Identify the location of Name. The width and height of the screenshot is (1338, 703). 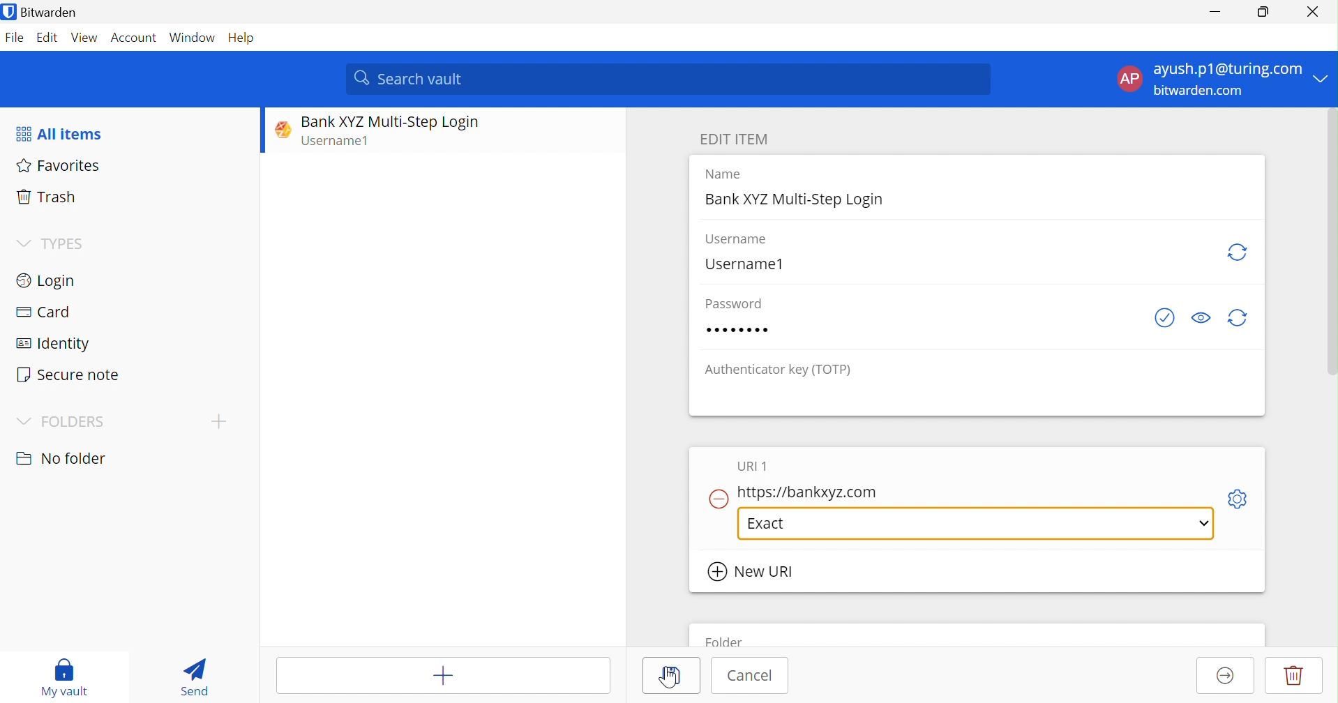
(726, 174).